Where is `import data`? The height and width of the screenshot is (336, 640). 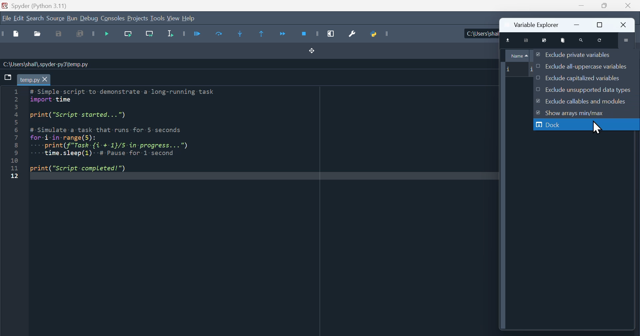
import data is located at coordinates (509, 41).